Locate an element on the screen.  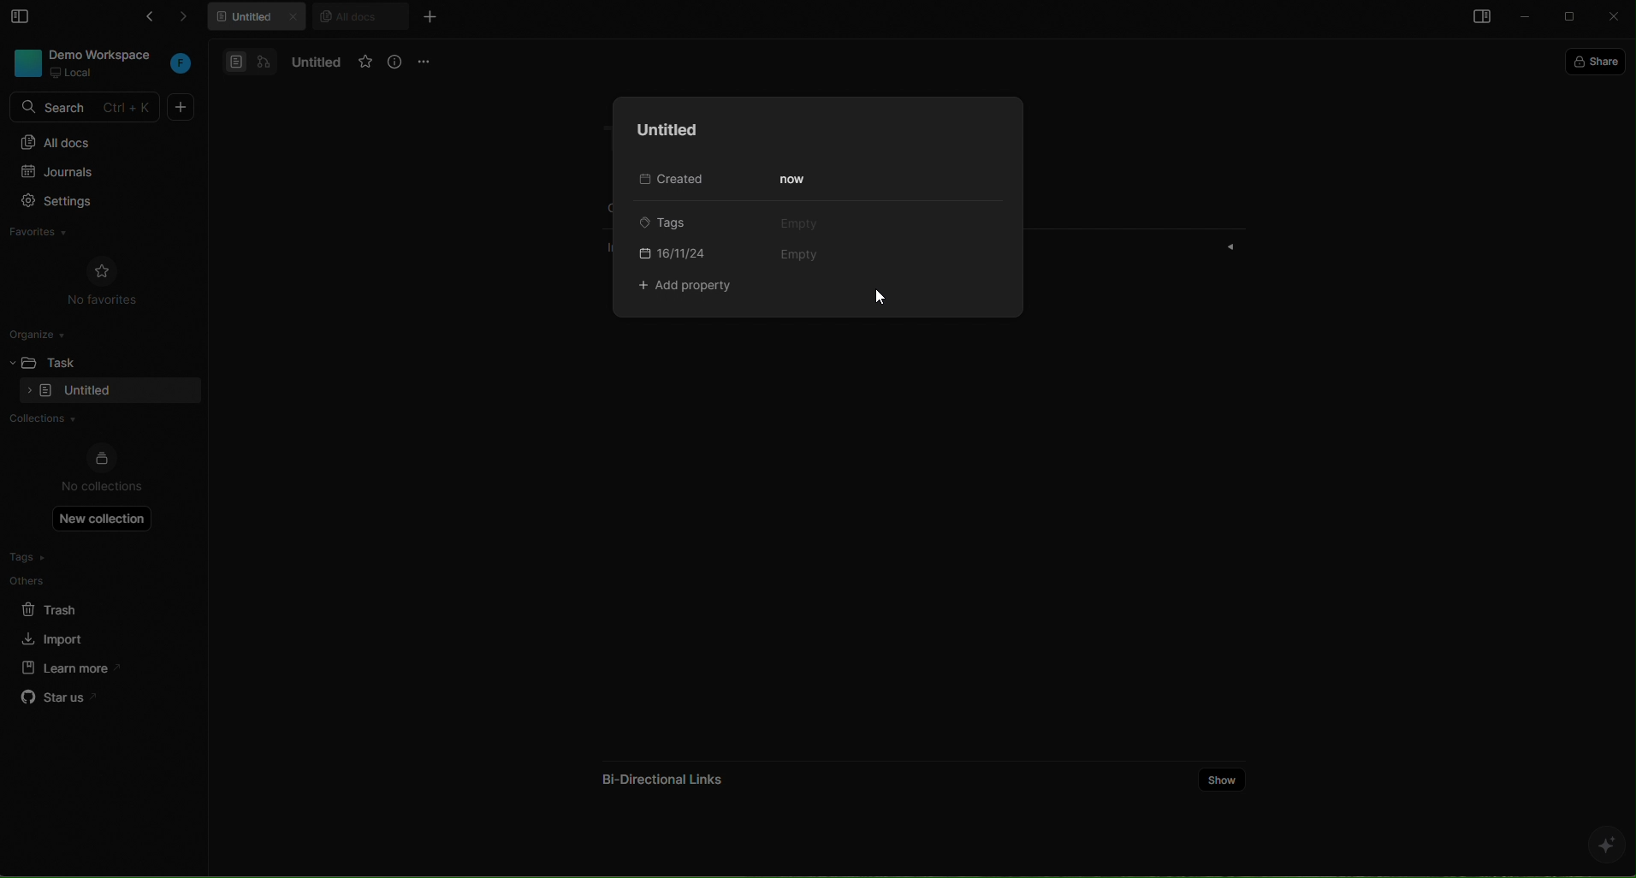
import is located at coordinates (55, 637).